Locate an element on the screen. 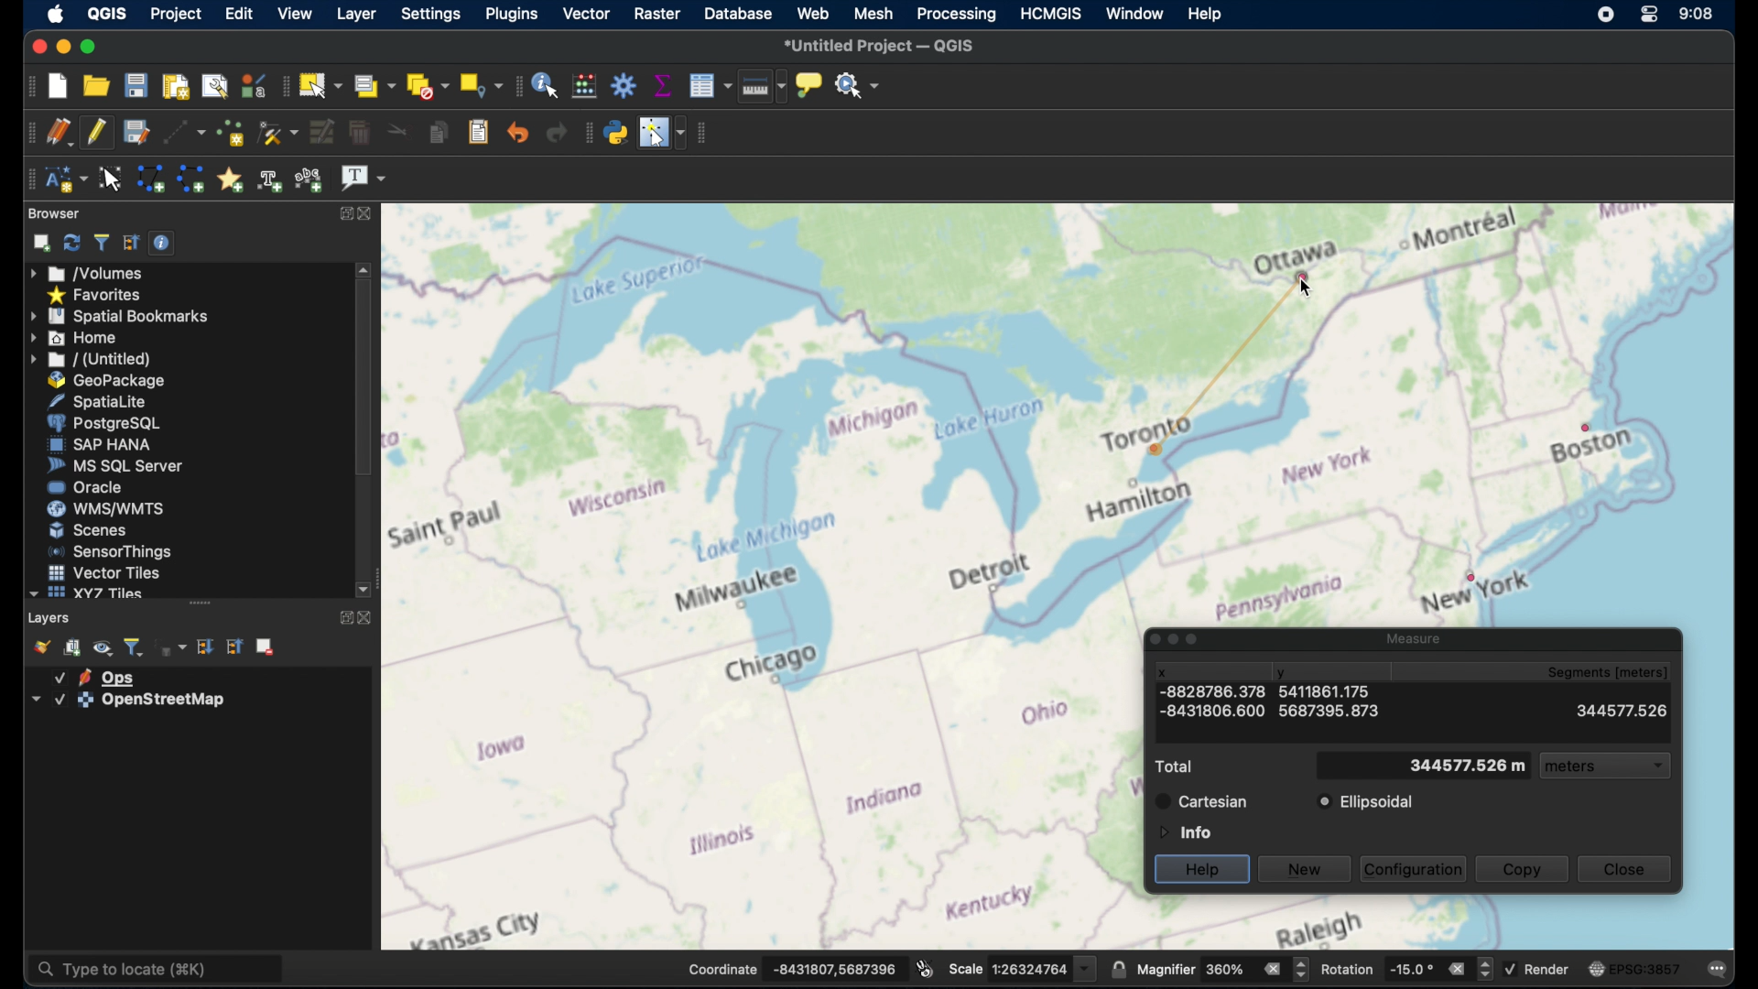 The width and height of the screenshot is (1758, 989). show map tips is located at coordinates (811, 86).